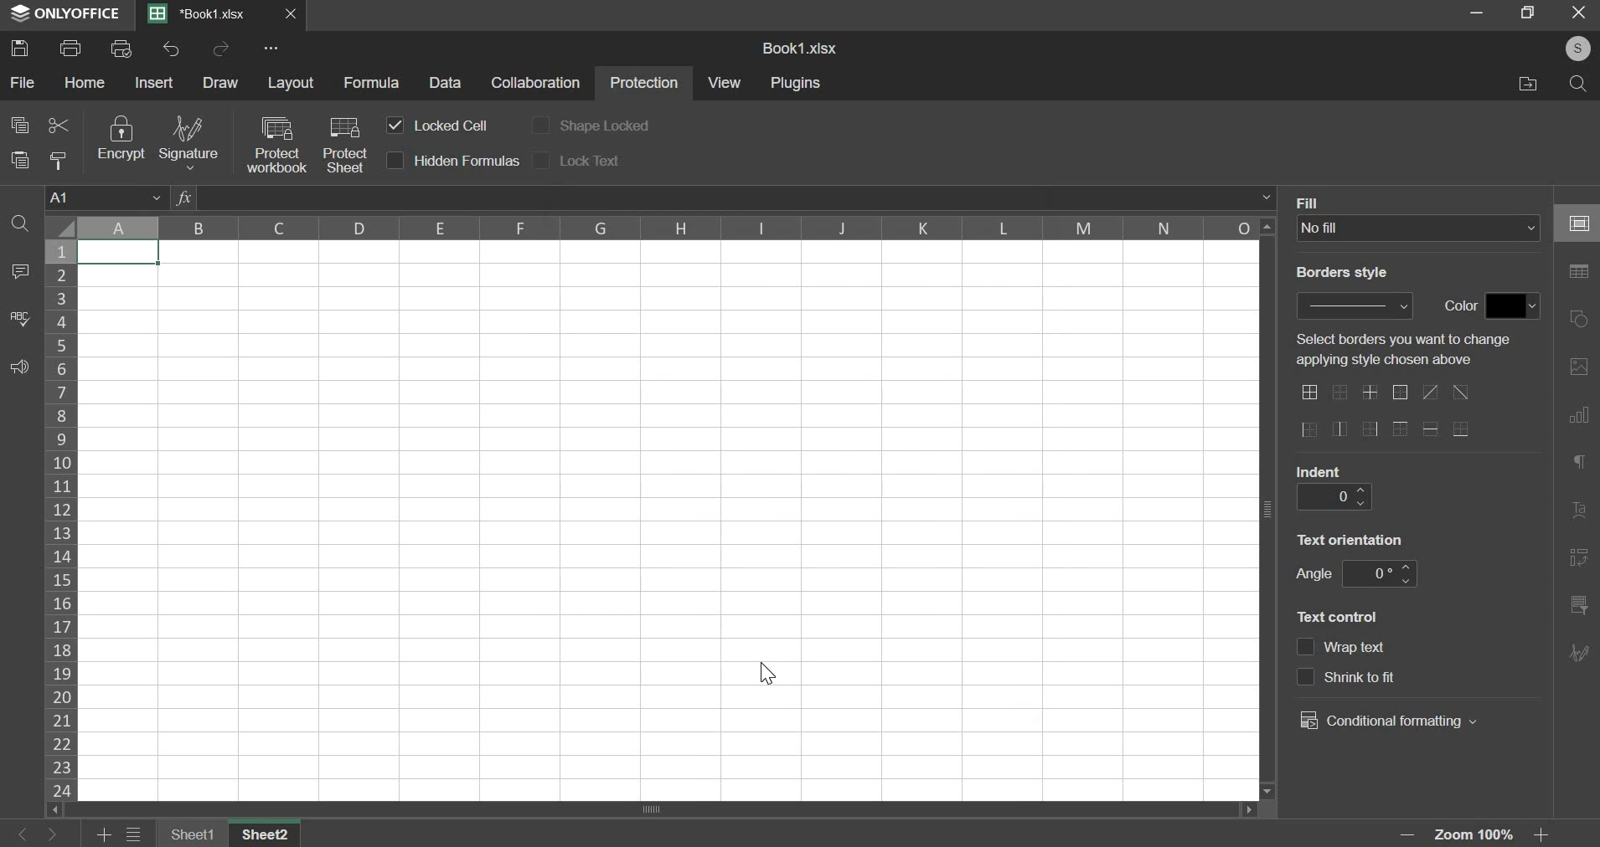 The image size is (1600, 847). Describe the element at coordinates (1529, 12) in the screenshot. I see `Minimise` at that location.